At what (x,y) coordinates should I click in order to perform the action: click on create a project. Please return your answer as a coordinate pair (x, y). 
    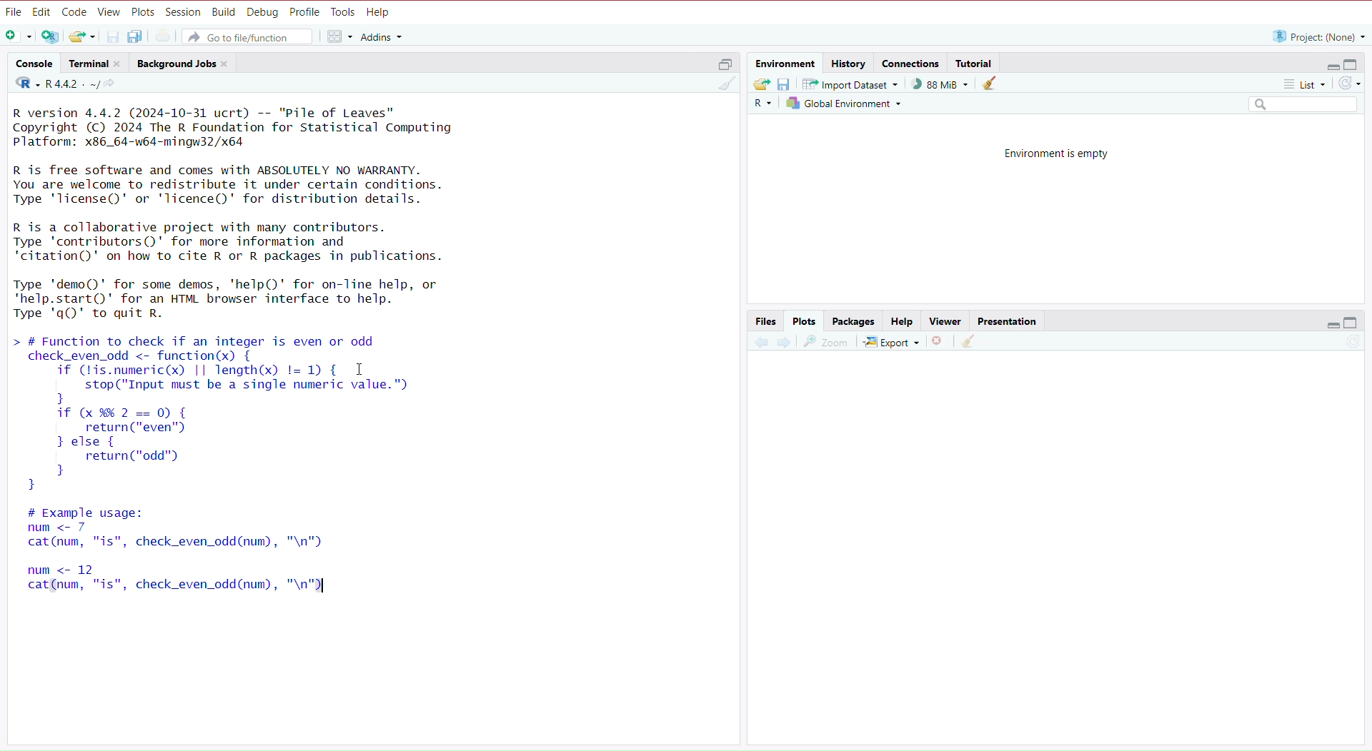
    Looking at the image, I should click on (51, 38).